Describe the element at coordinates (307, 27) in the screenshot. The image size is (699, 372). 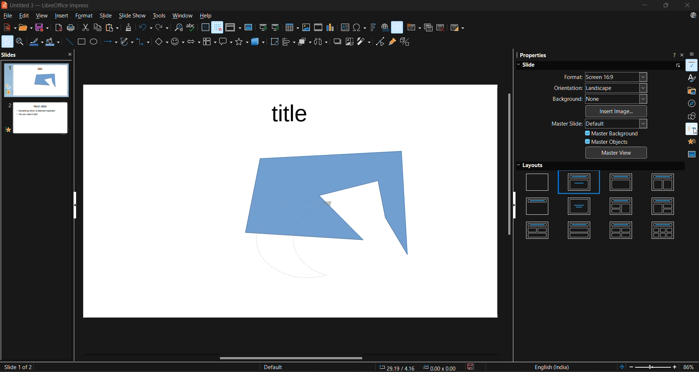
I see `insert image` at that location.